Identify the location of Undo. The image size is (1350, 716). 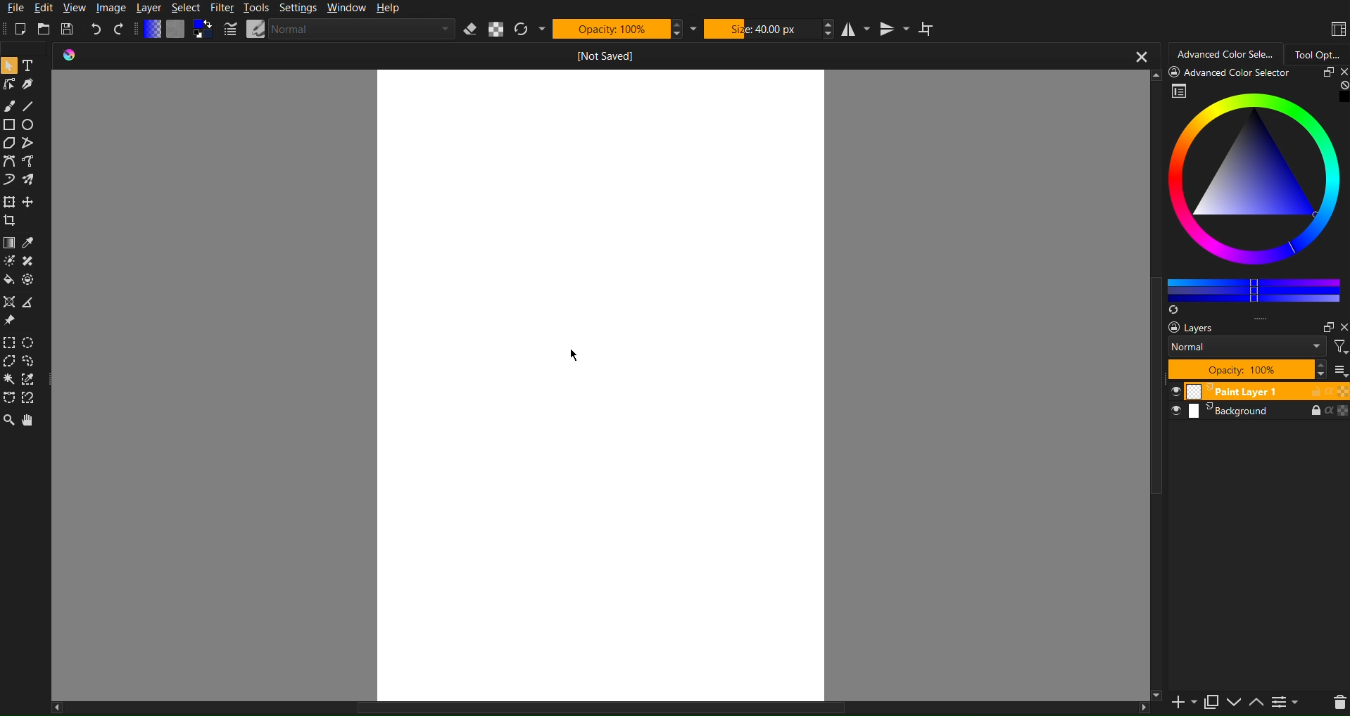
(96, 28).